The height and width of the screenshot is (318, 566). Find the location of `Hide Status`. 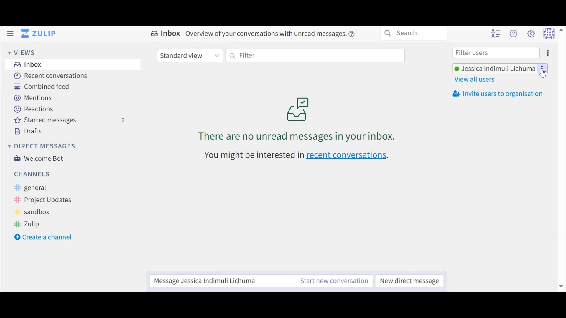

Hide Status is located at coordinates (10, 34).